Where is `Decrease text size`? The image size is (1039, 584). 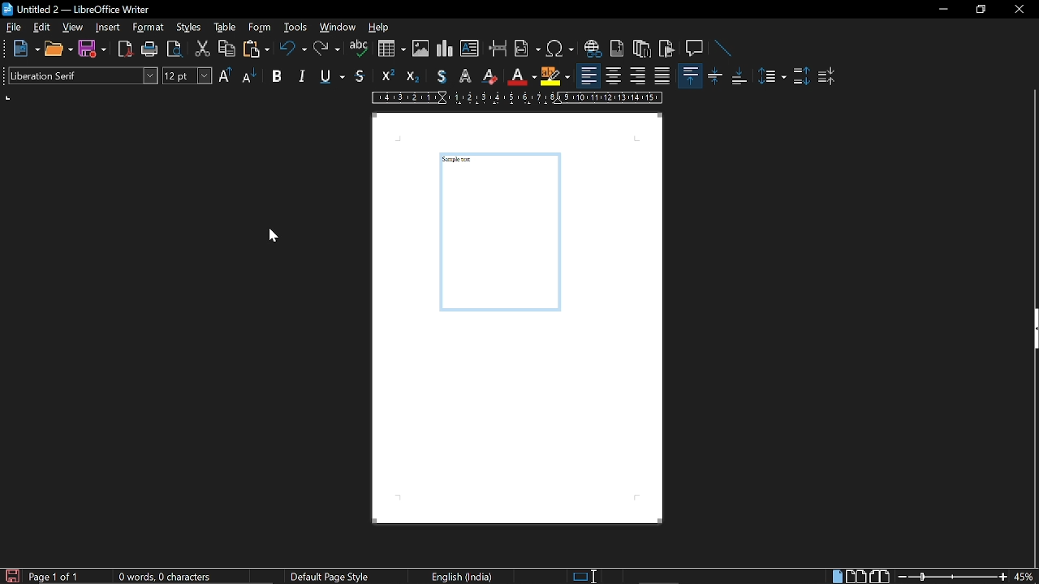
Decrease text size is located at coordinates (250, 75).